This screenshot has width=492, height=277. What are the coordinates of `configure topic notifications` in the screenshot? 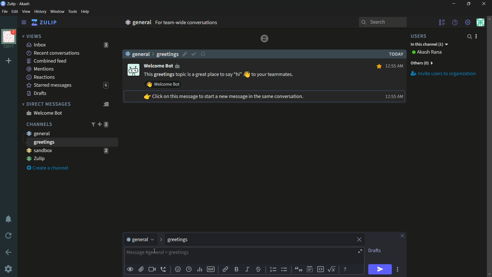 It's located at (204, 54).